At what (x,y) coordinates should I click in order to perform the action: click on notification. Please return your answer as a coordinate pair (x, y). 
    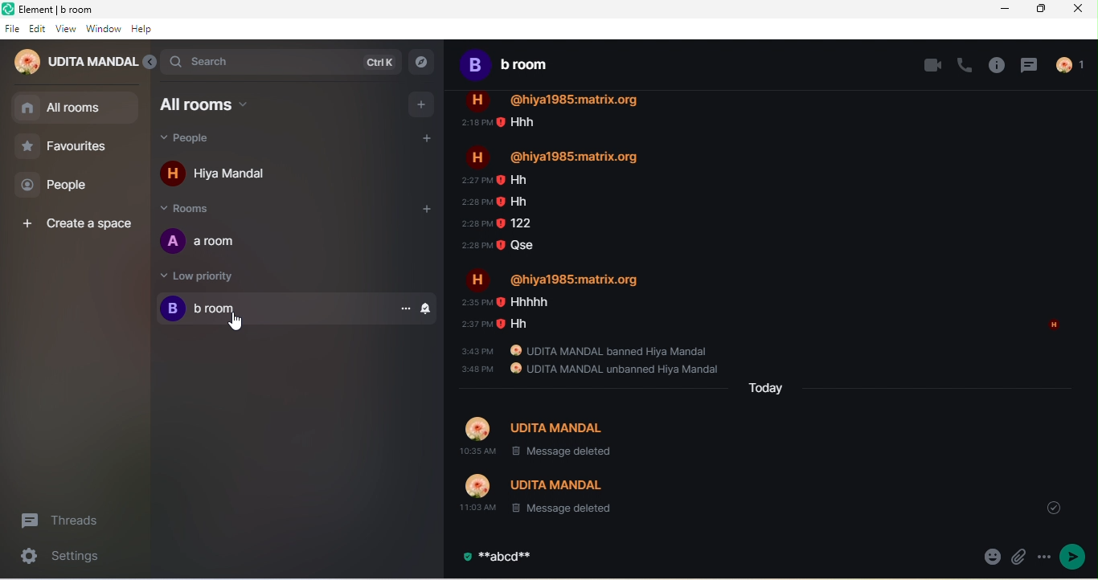
    Looking at the image, I should click on (429, 308).